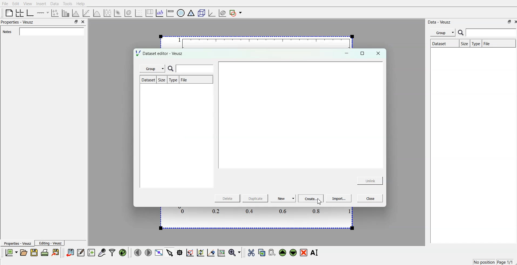  What do you see at coordinates (138, 12) in the screenshot?
I see `plot vector field` at bounding box center [138, 12].